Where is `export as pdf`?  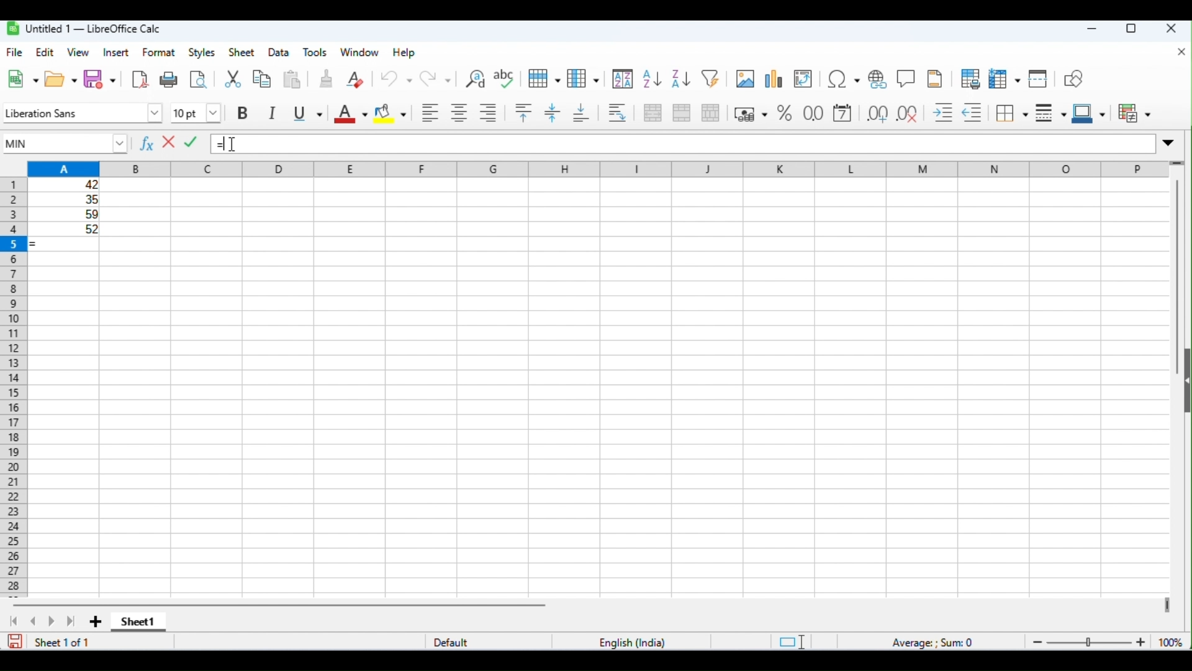
export as pdf is located at coordinates (140, 80).